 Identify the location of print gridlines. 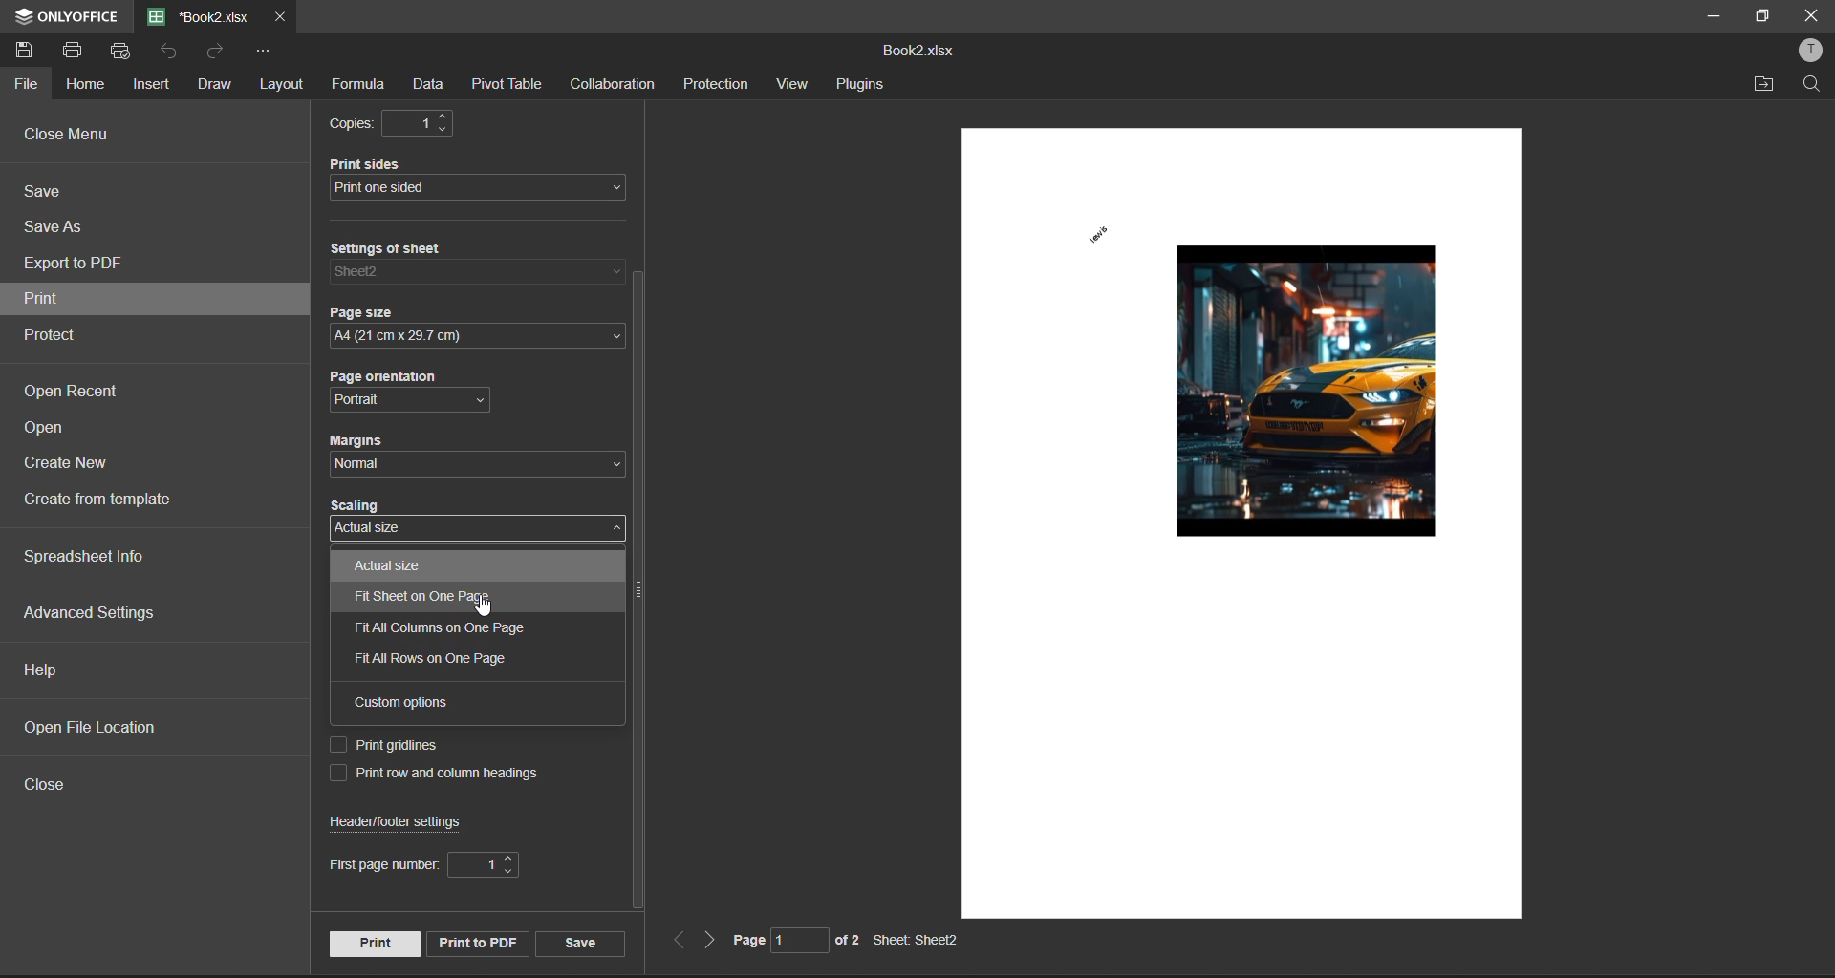
(395, 745).